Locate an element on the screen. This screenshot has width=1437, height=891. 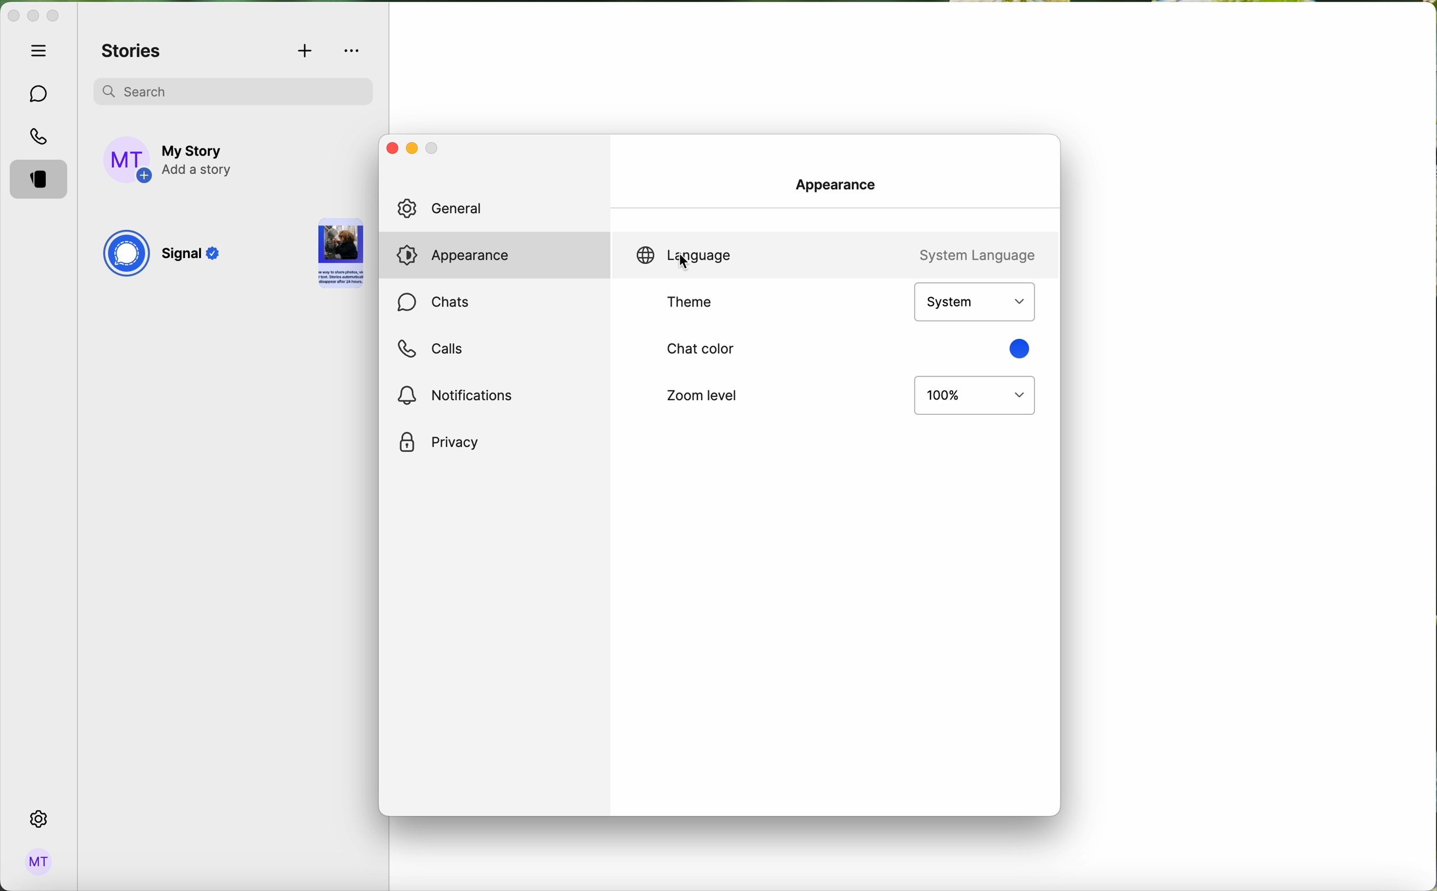
Signal is located at coordinates (194, 256).